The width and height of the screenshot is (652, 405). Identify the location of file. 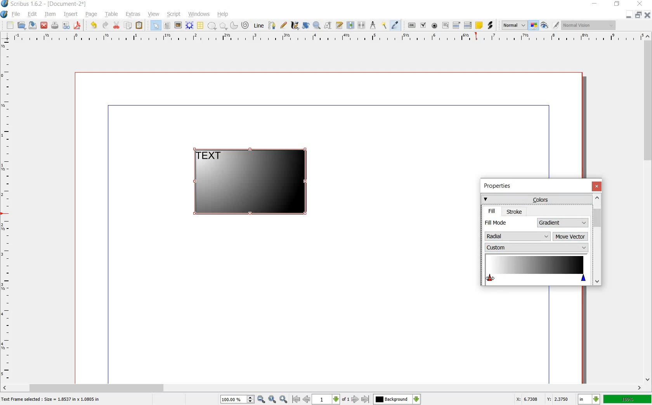
(17, 14).